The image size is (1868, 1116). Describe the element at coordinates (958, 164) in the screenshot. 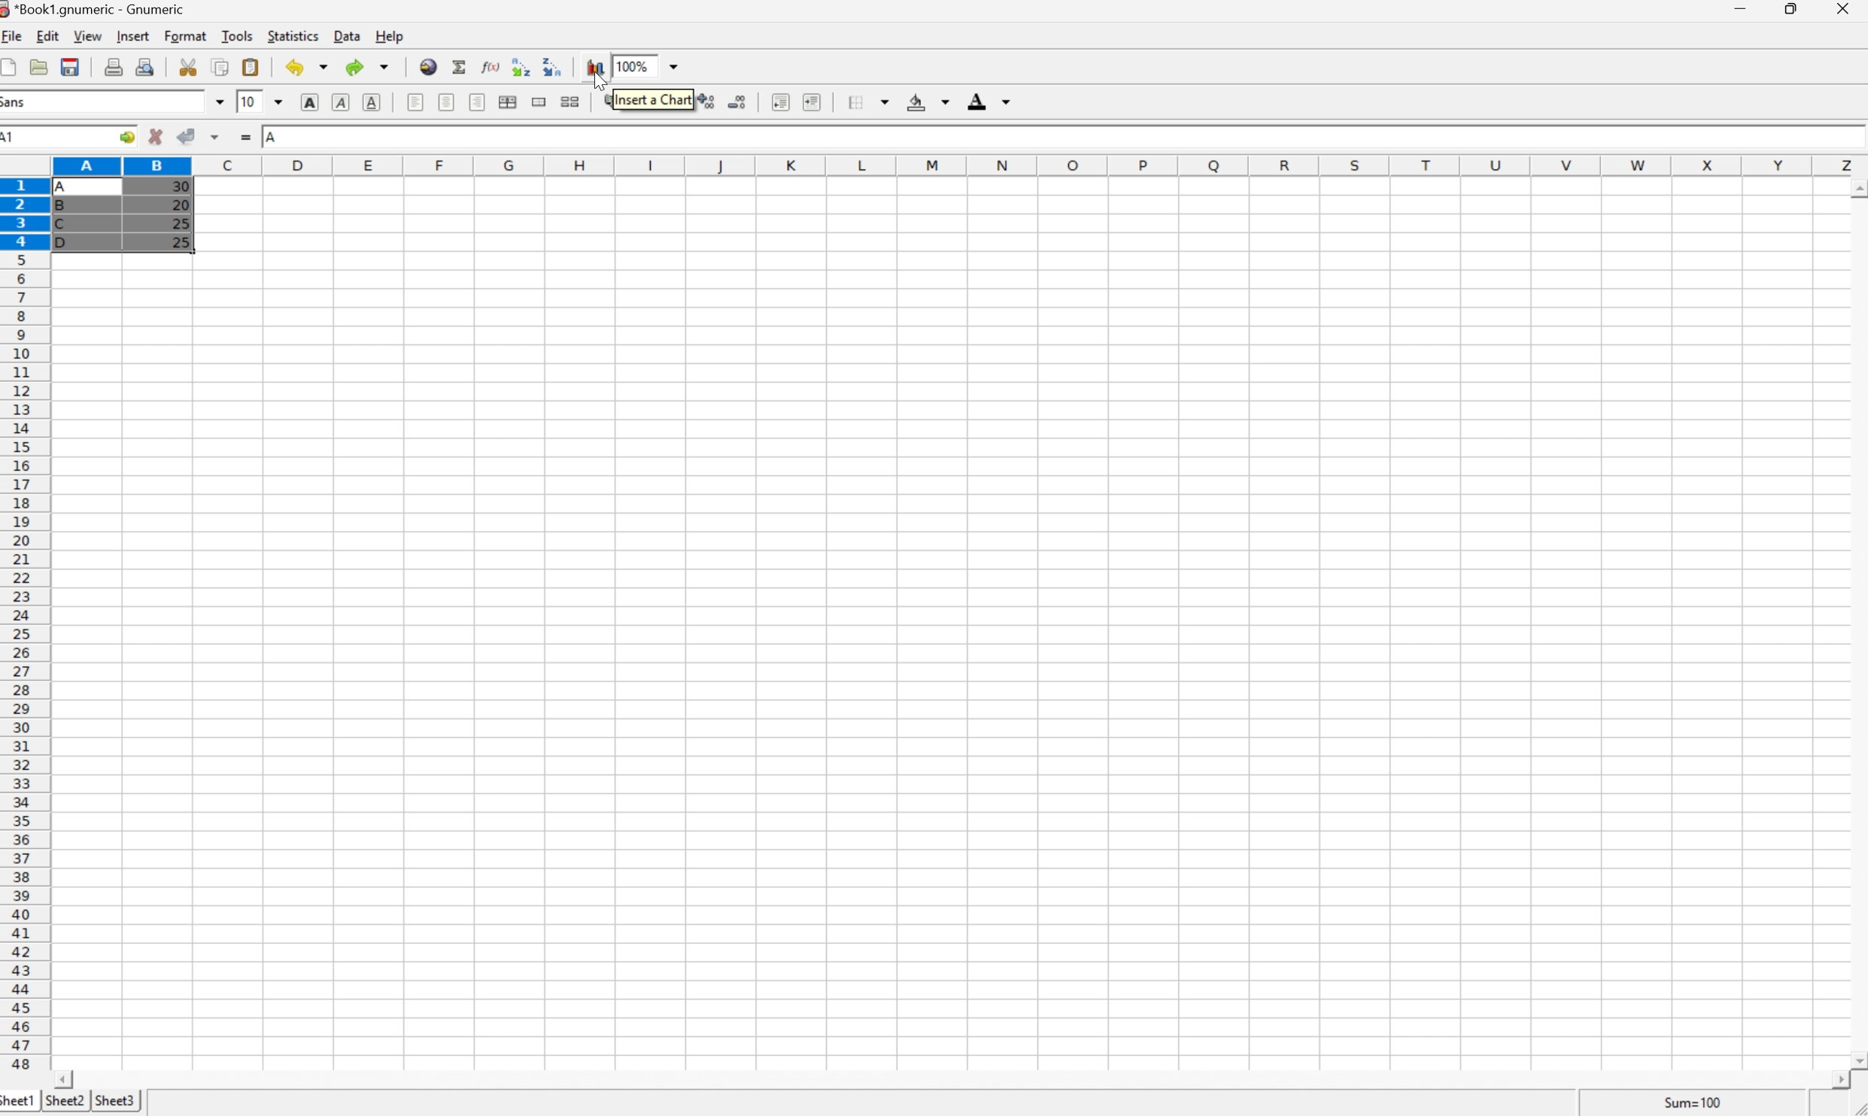

I see `Column names` at that location.